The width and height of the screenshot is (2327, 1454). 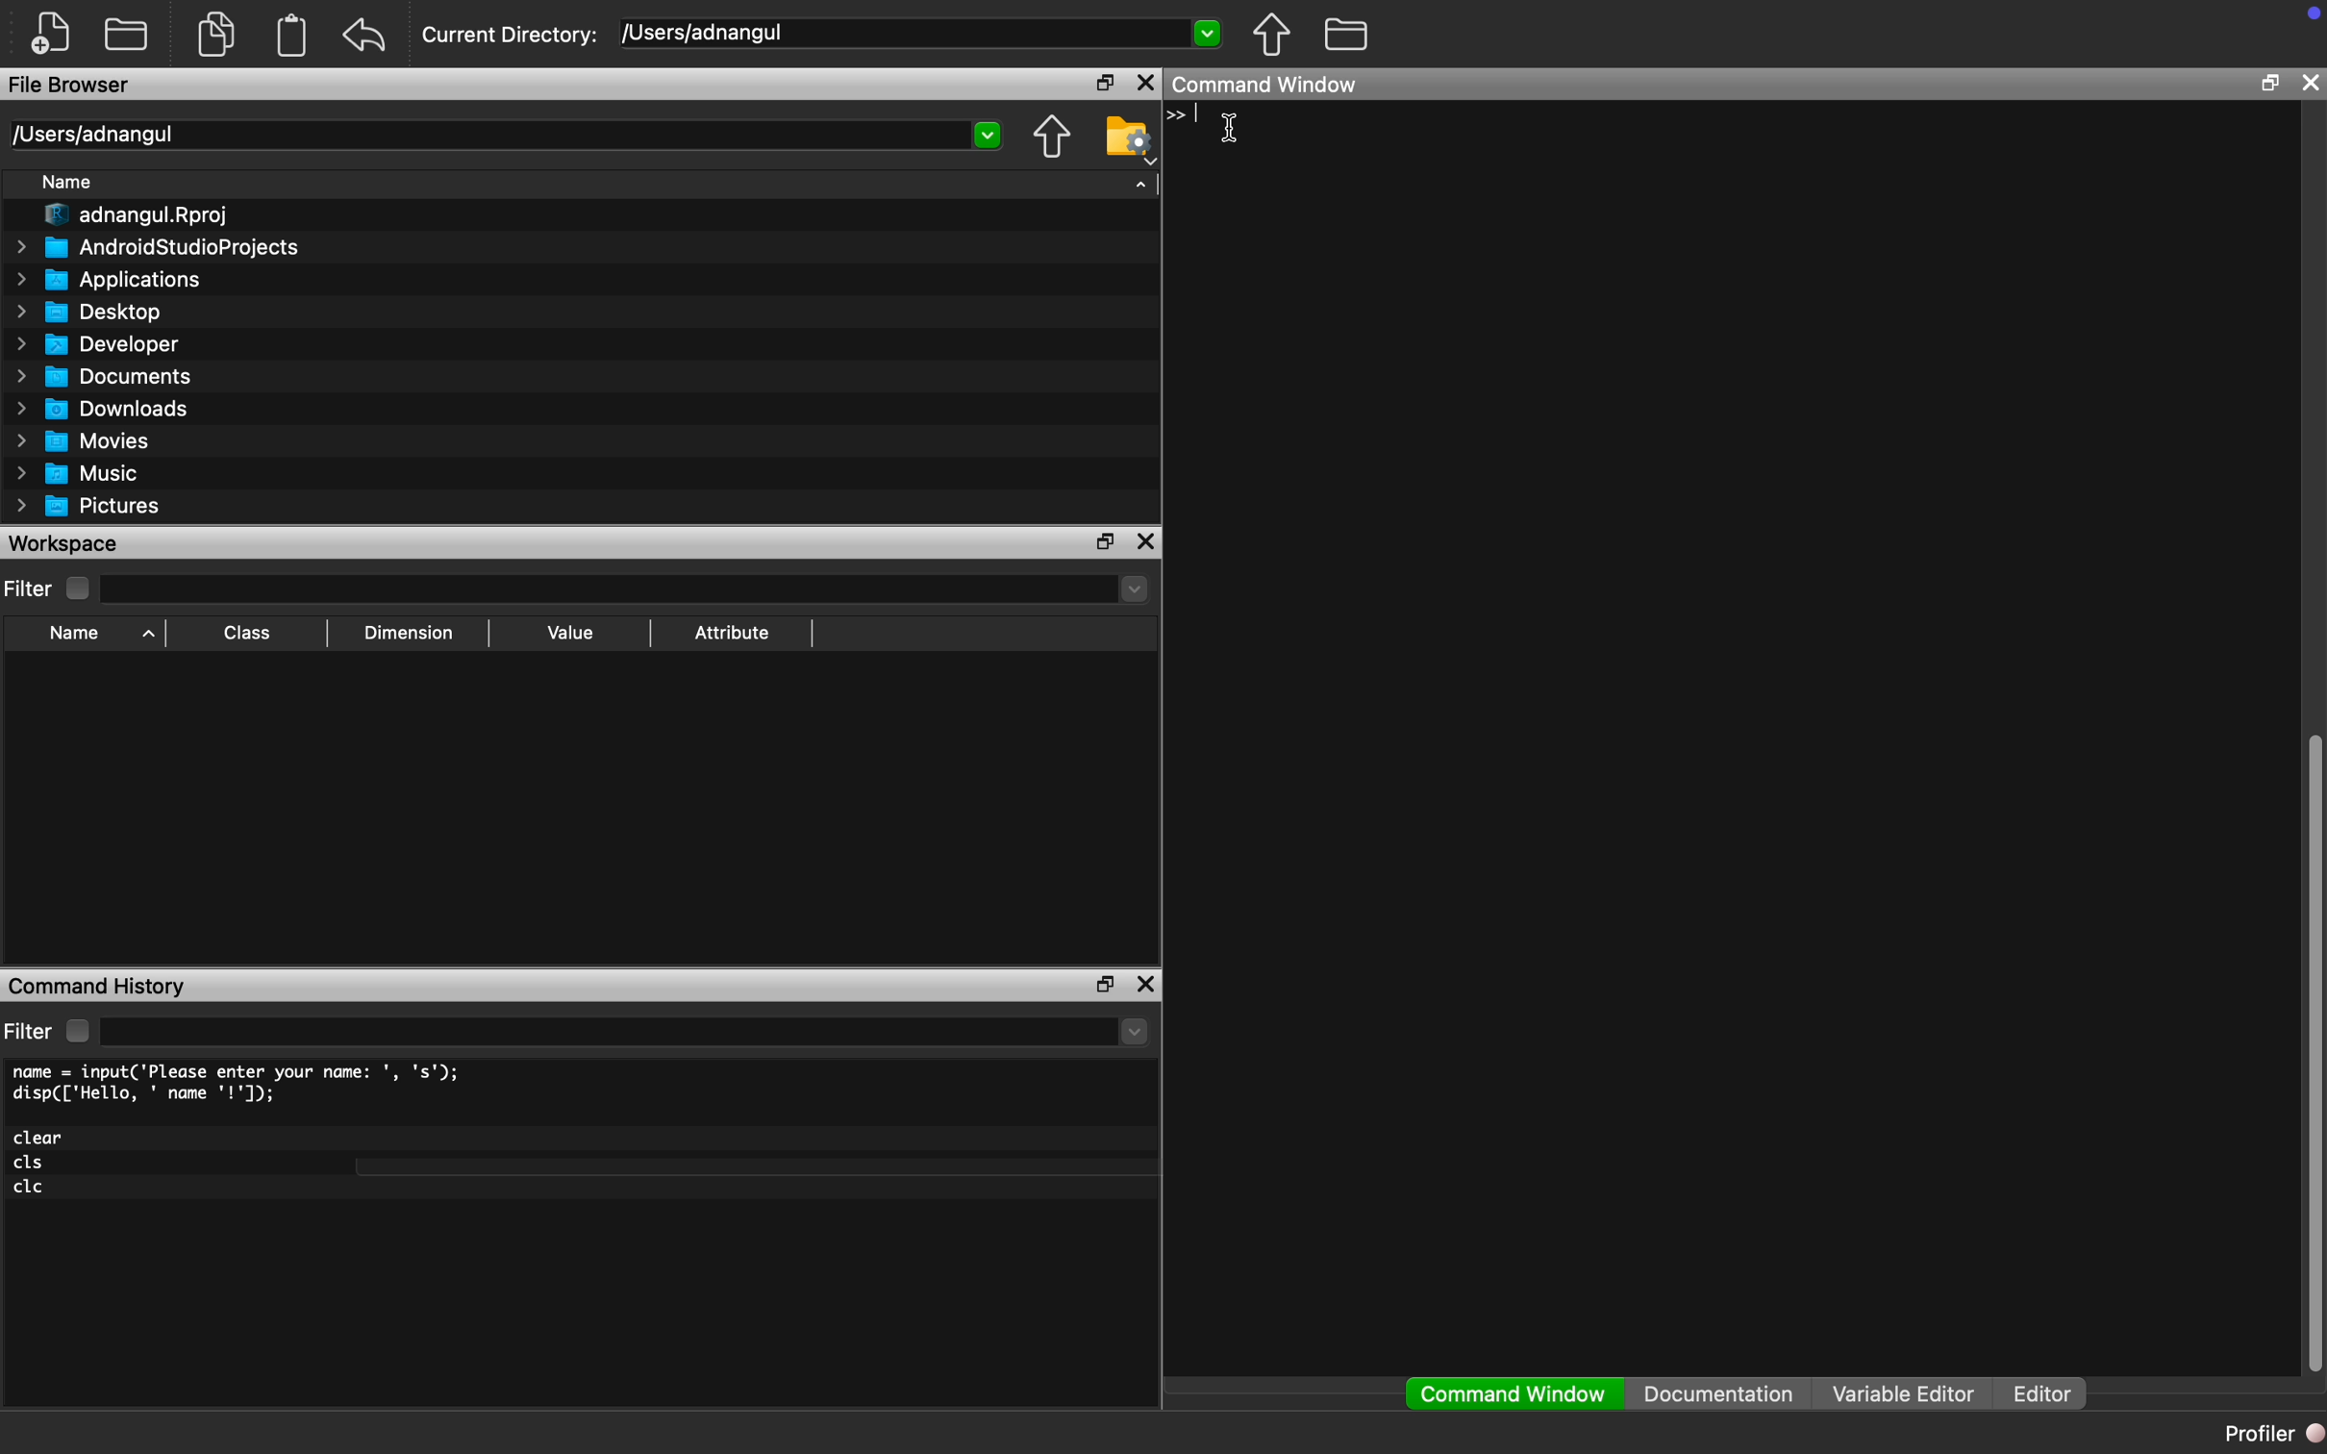 What do you see at coordinates (110, 376) in the screenshot?
I see `Documents` at bounding box center [110, 376].